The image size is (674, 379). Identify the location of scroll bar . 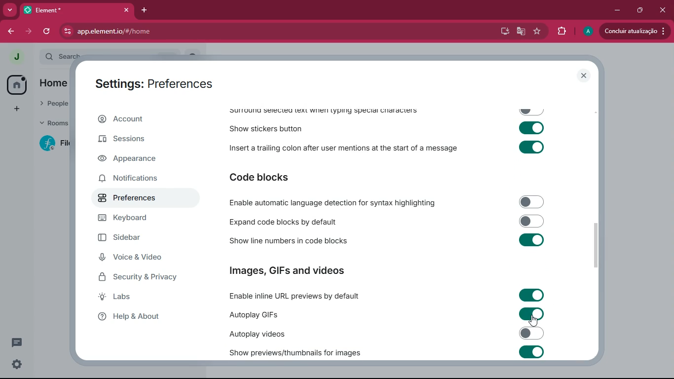
(599, 243).